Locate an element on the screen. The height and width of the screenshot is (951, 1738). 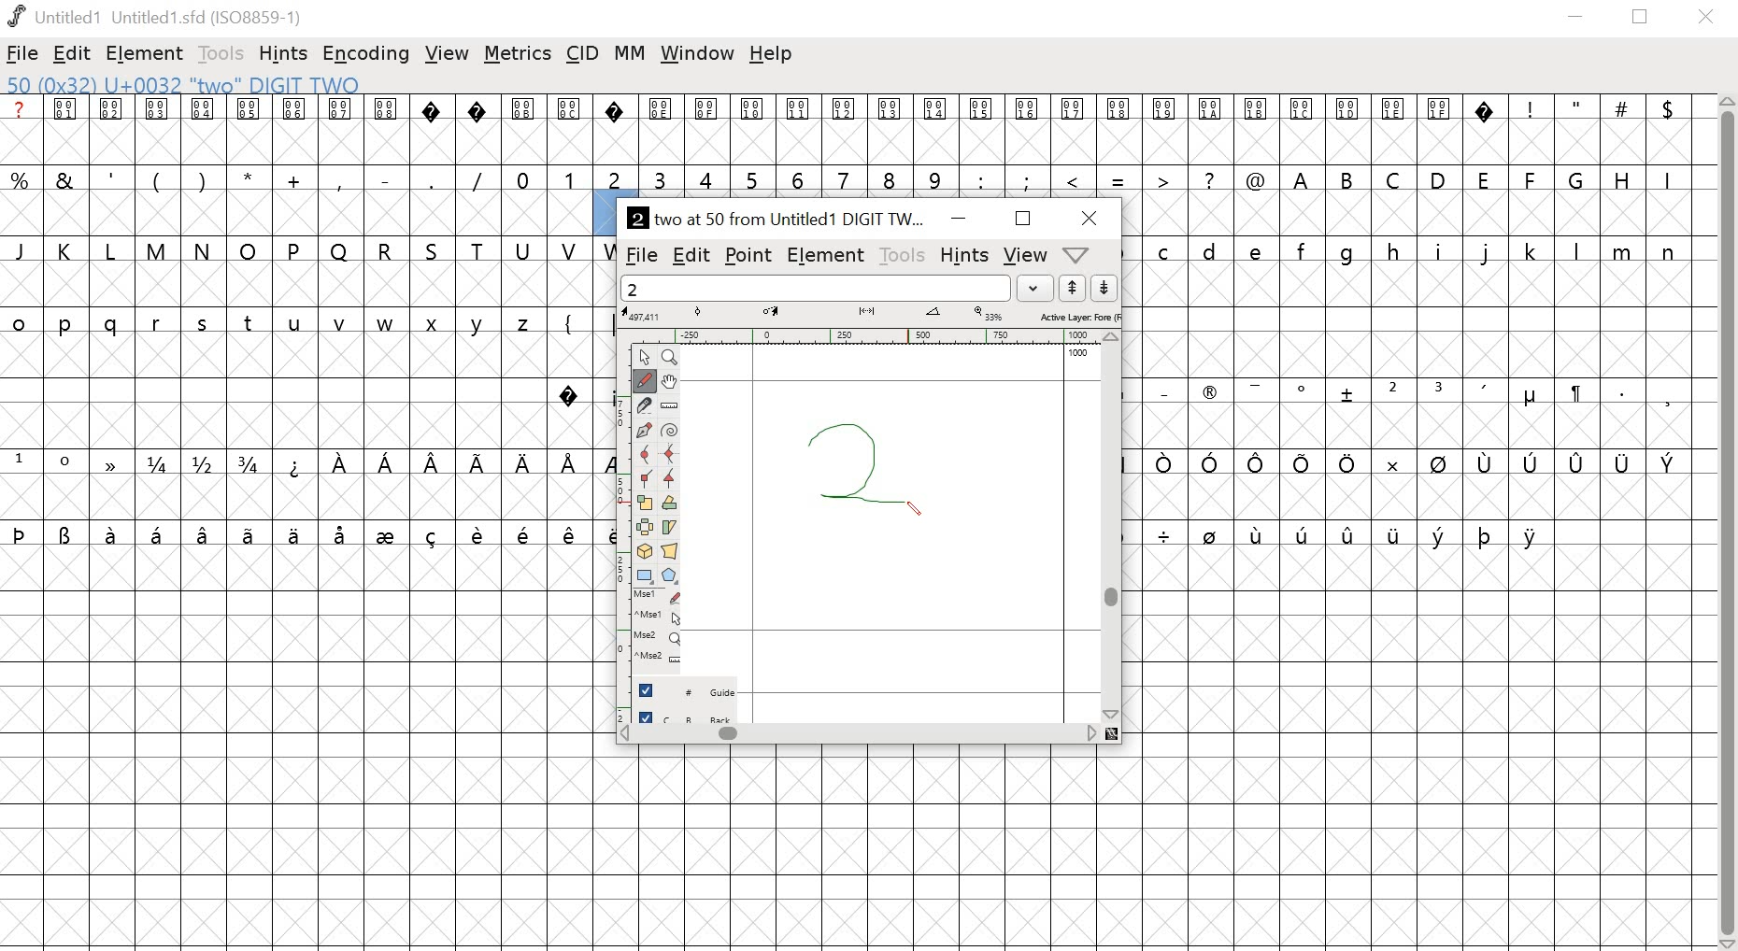
word list field is located at coordinates (816, 288).